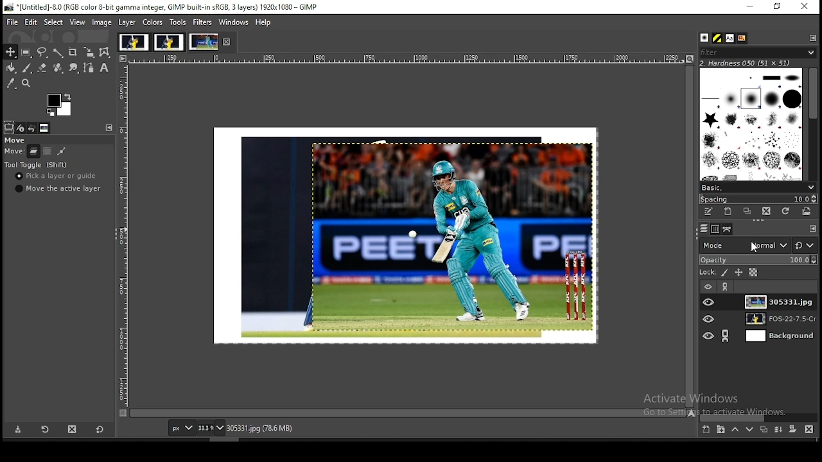 This screenshot has width=822, height=462. I want to click on text tool, so click(104, 67).